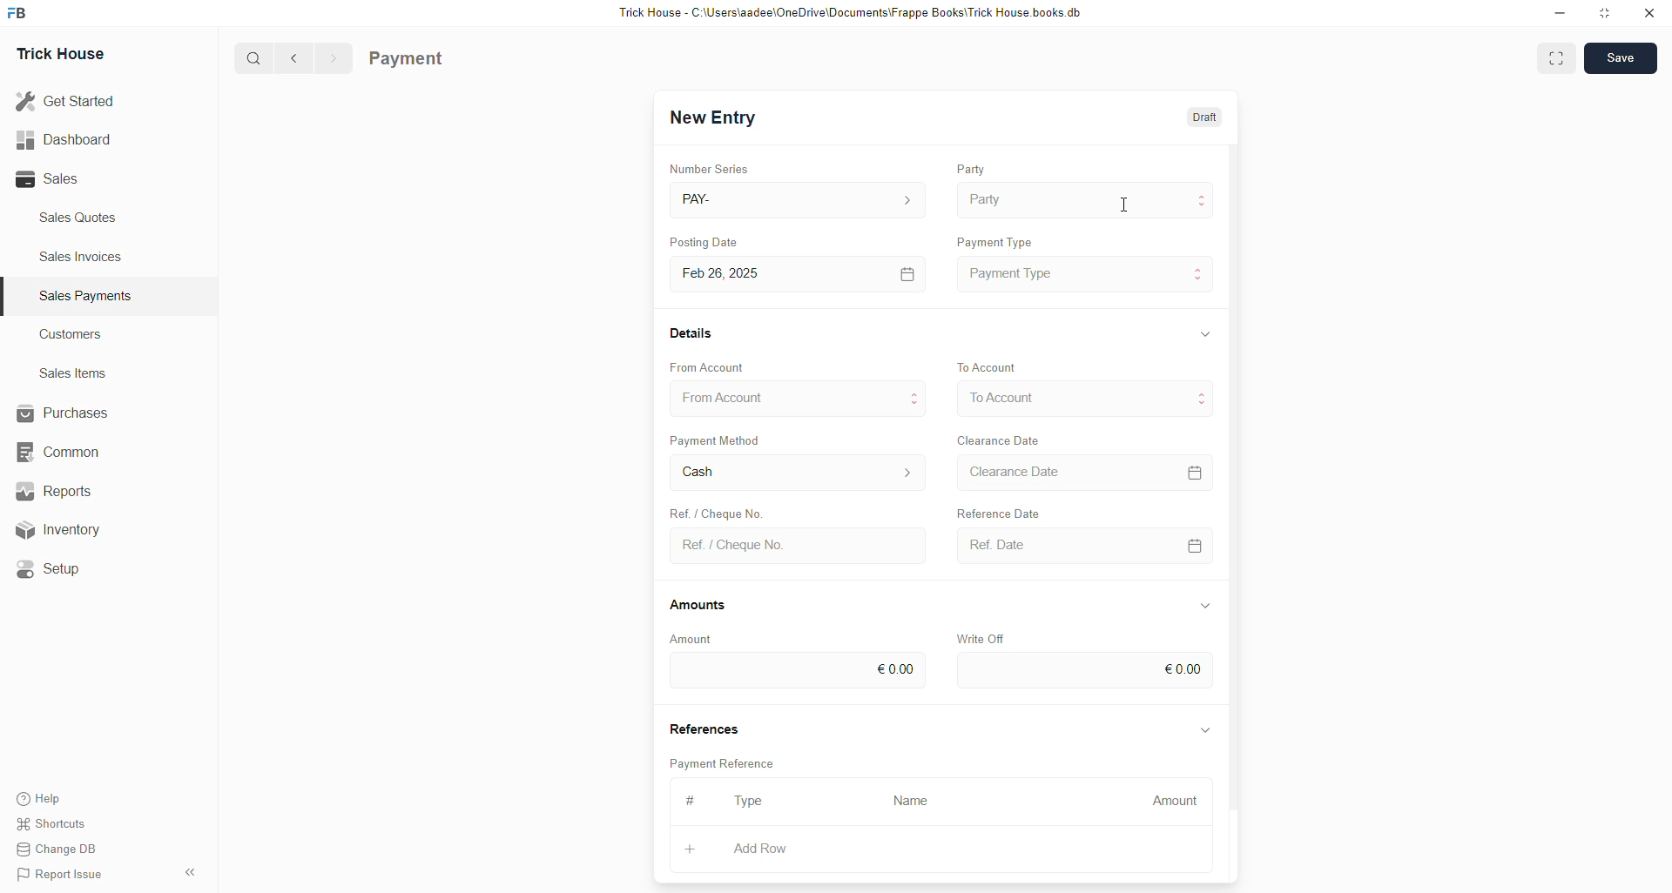 This screenshot has height=893, width=1672. I want to click on Amounts, so click(699, 606).